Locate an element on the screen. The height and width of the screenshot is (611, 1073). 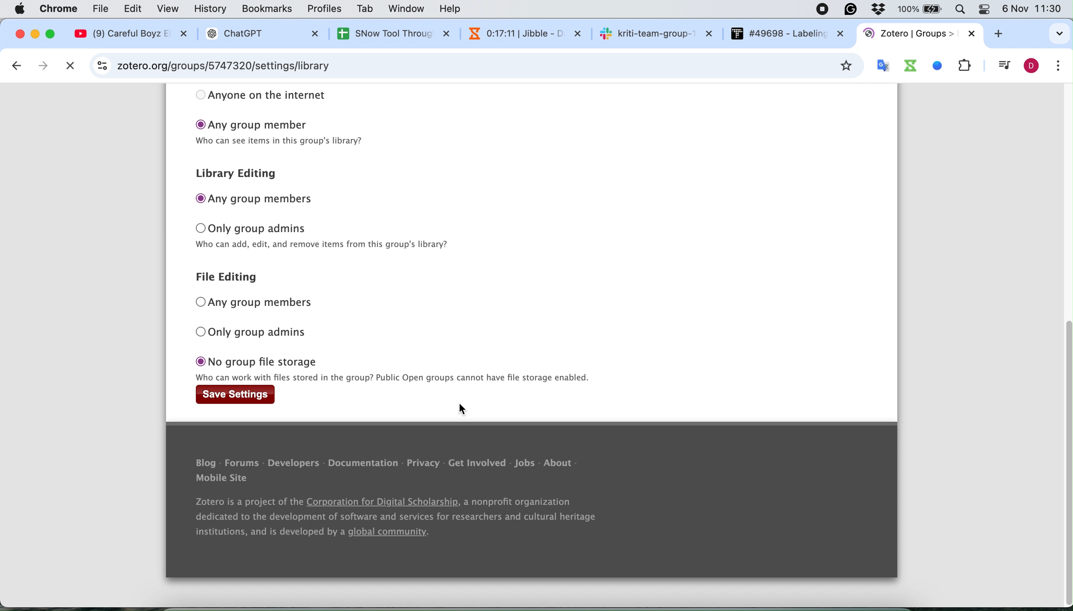
search tabs is located at coordinates (1046, 30).